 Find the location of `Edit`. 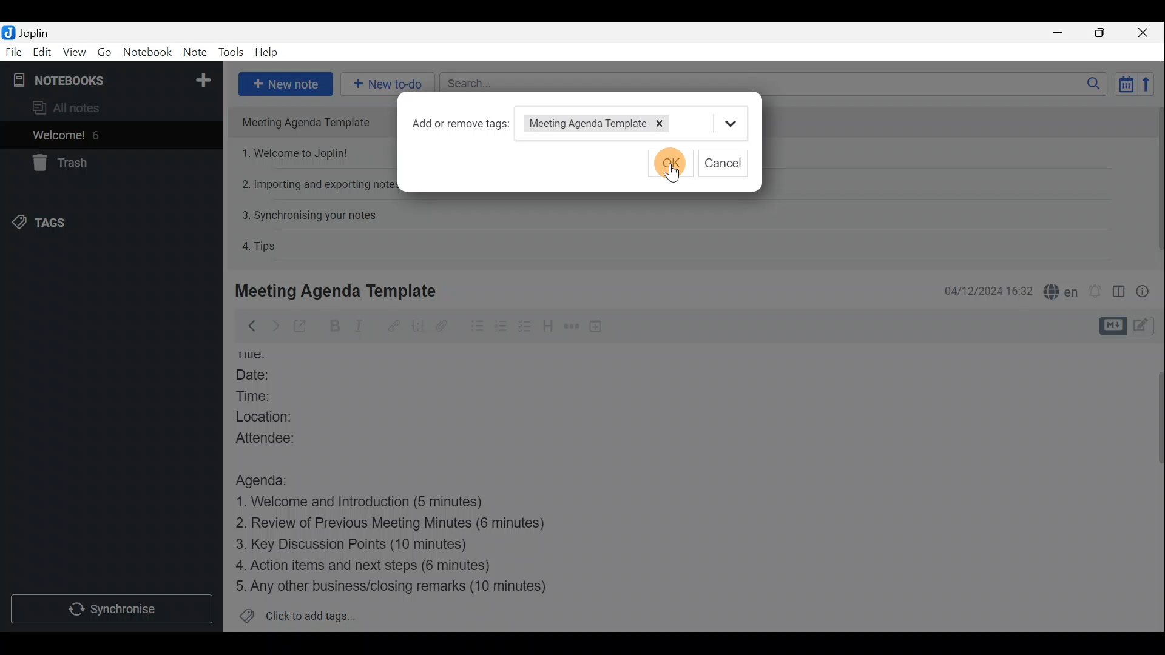

Edit is located at coordinates (42, 53).